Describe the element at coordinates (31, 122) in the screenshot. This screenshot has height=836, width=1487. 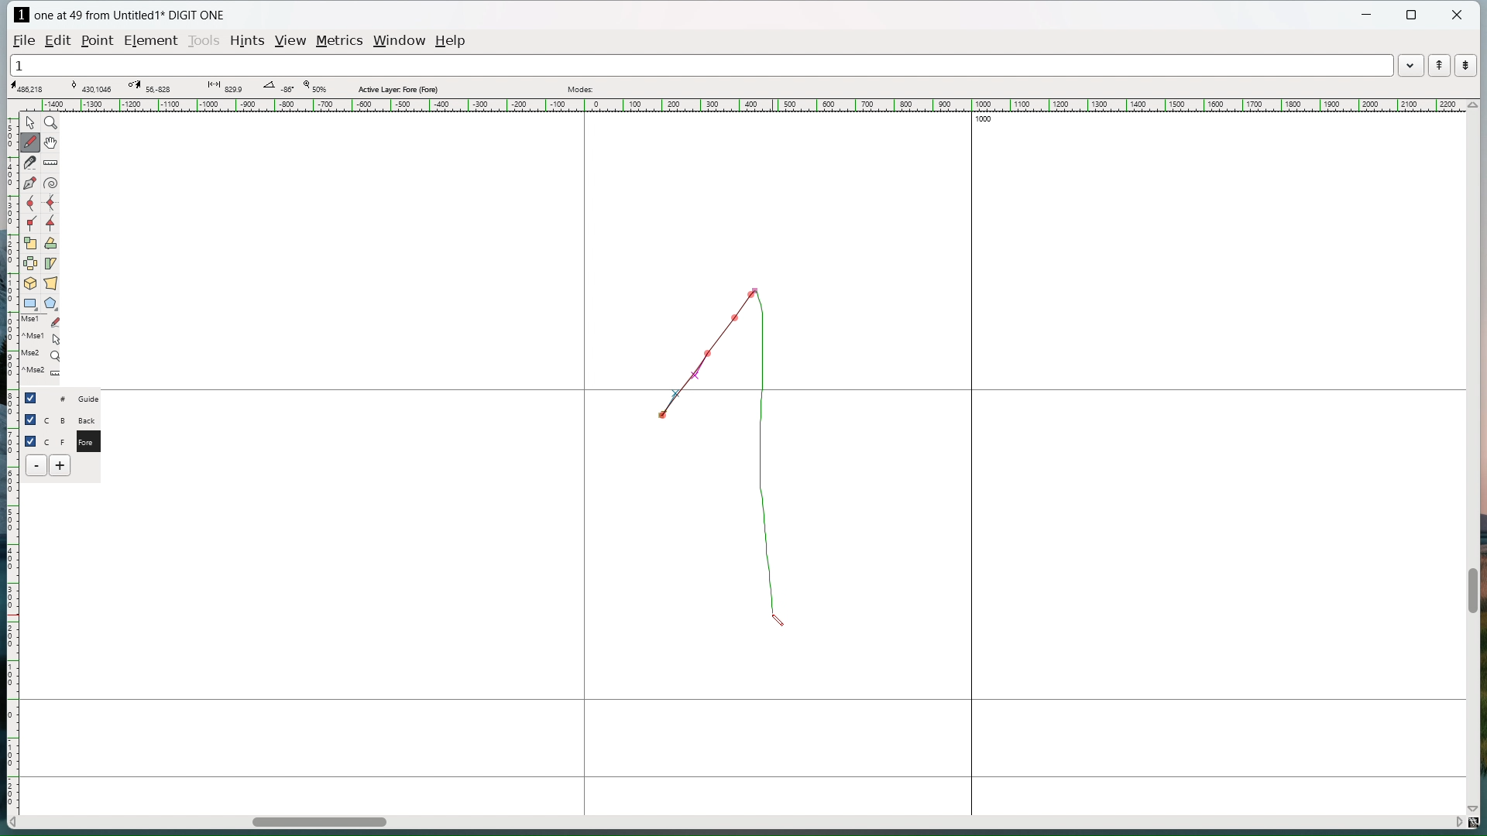
I see `pointer` at that location.